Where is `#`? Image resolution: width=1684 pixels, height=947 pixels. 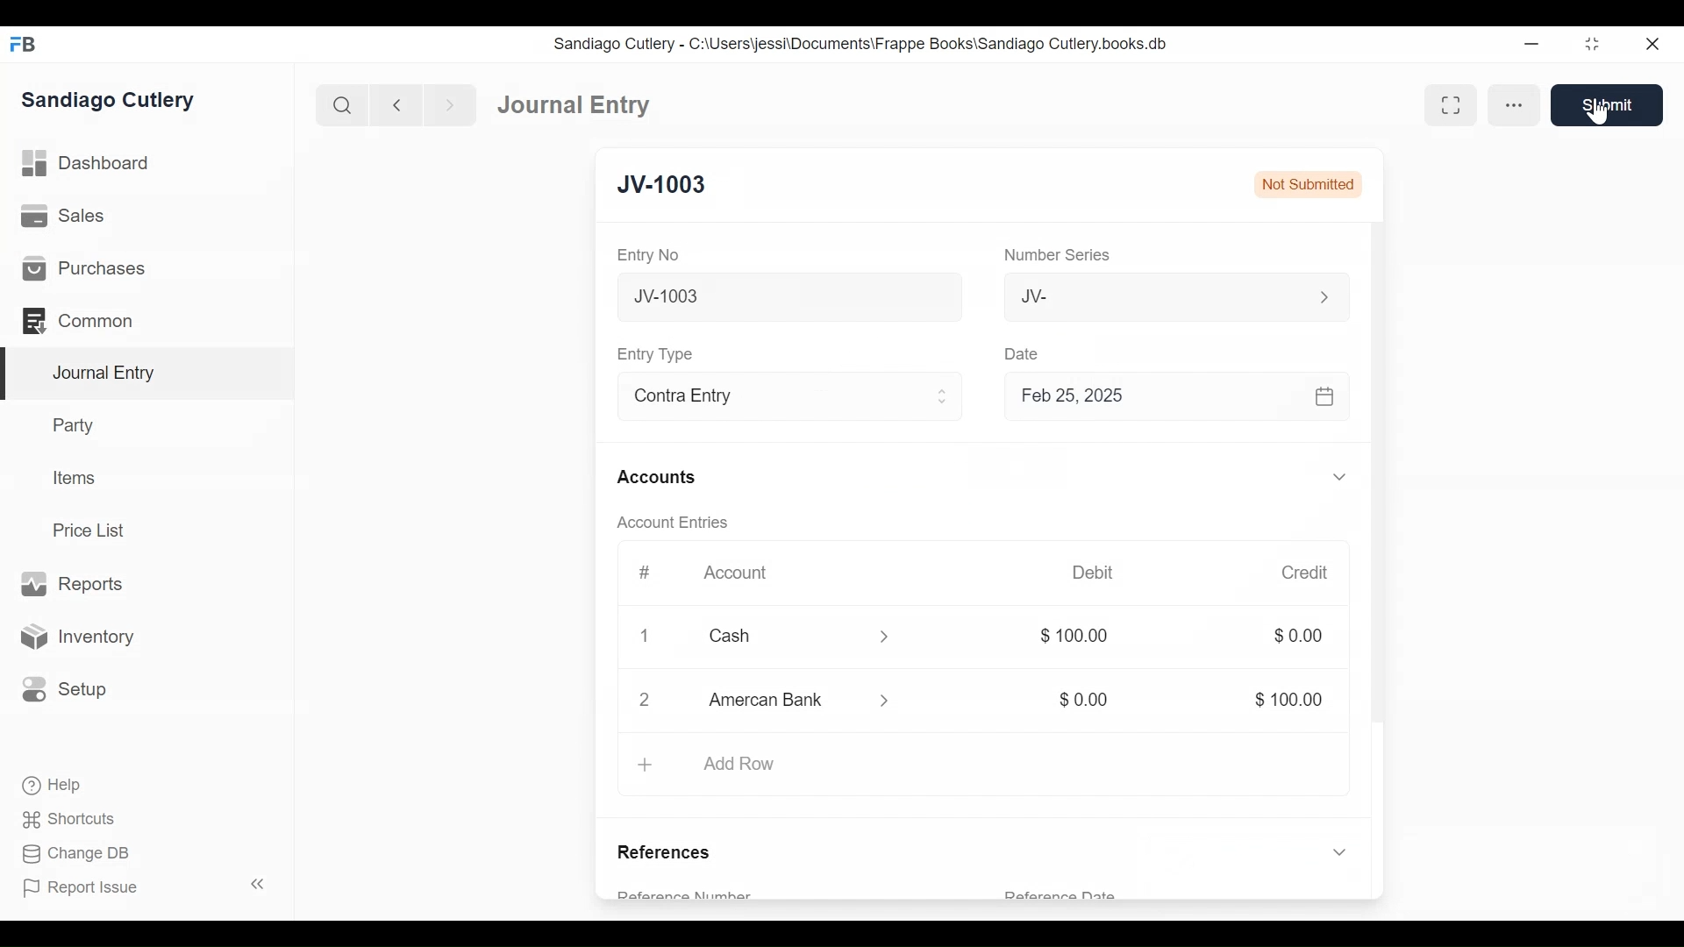
# is located at coordinates (648, 571).